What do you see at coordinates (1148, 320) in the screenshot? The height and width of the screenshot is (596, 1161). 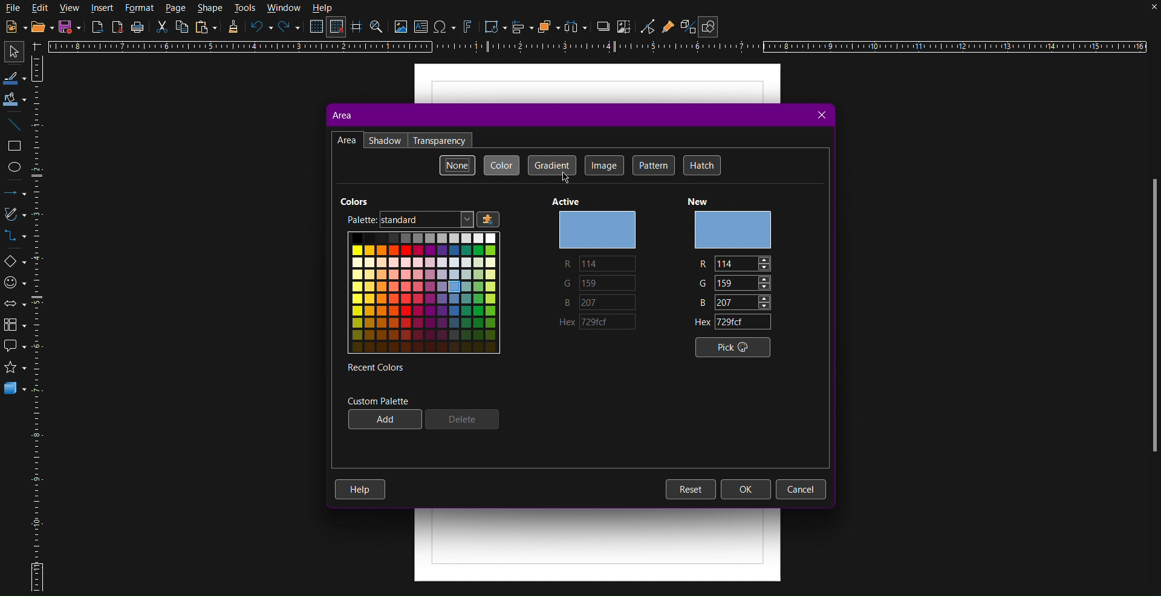 I see `scroll bar` at bounding box center [1148, 320].